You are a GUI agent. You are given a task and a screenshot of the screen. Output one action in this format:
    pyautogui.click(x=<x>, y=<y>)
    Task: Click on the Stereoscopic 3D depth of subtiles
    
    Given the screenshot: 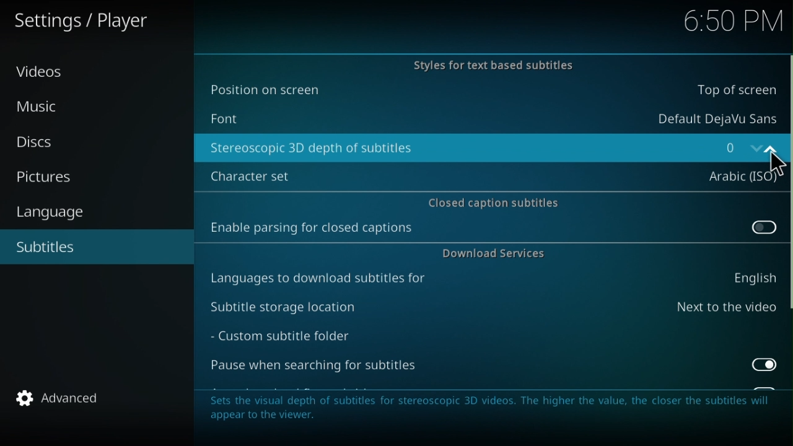 What is the action you would take?
    pyautogui.click(x=450, y=147)
    